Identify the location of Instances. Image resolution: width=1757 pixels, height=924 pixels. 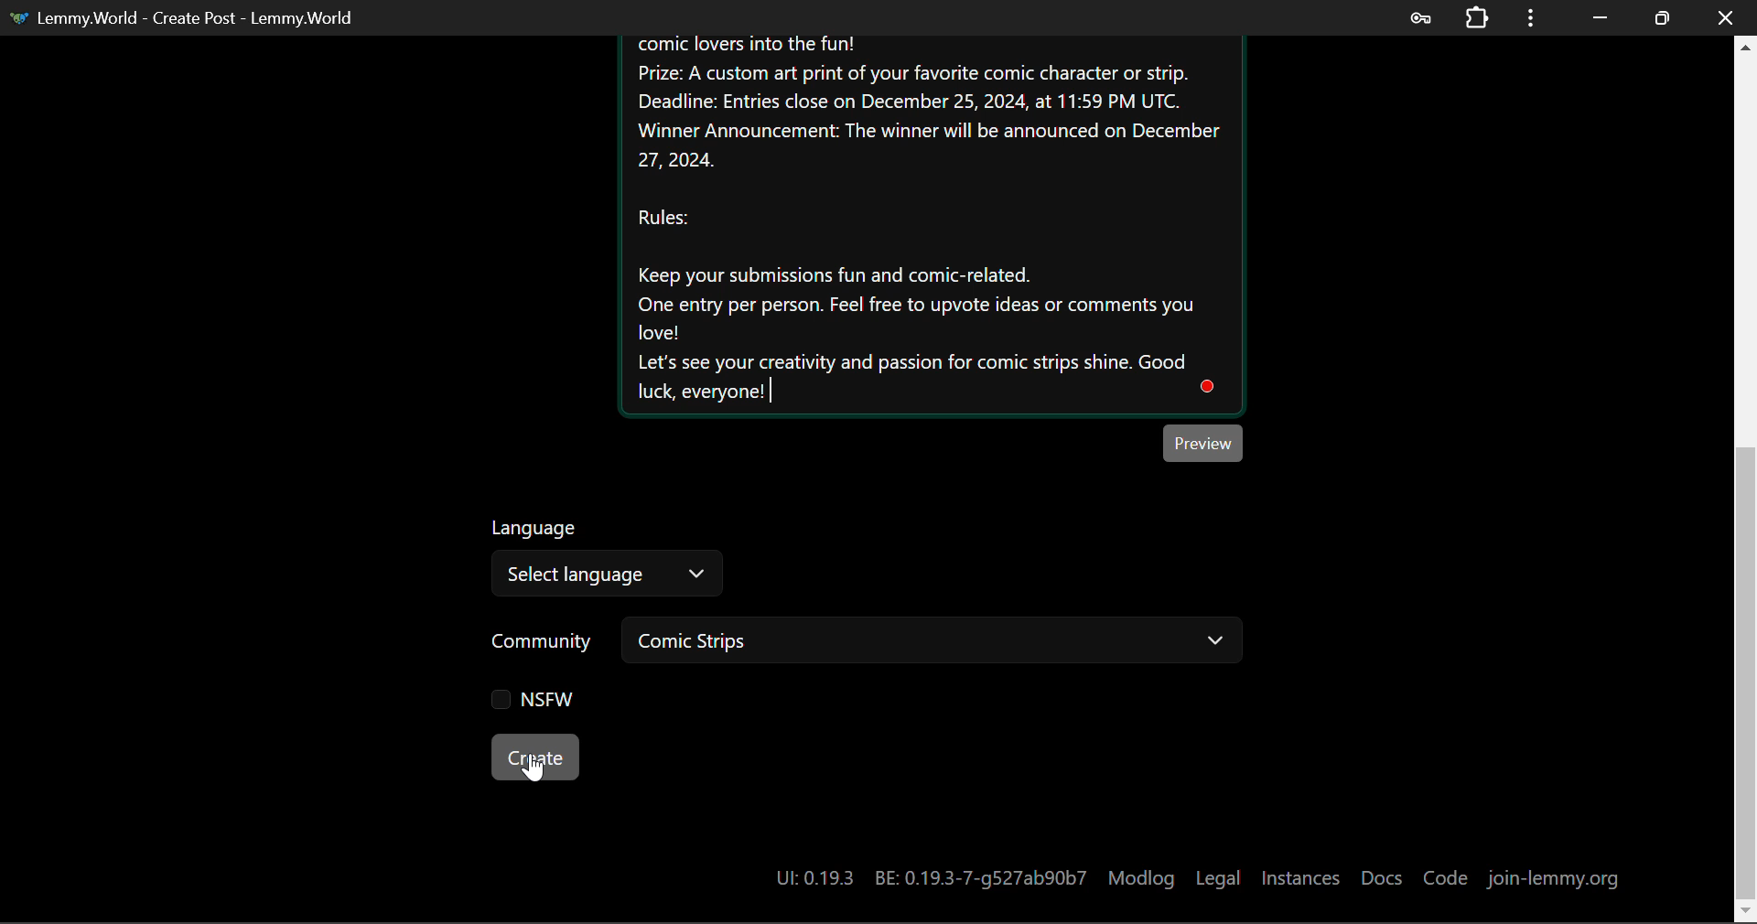
(1300, 878).